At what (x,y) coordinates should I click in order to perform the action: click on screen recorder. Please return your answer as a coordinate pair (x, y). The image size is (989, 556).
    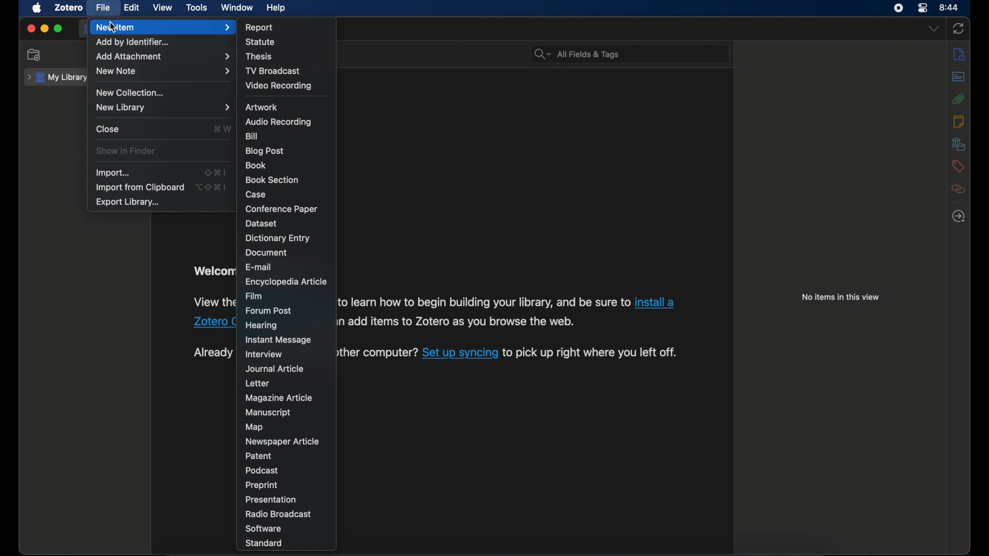
    Looking at the image, I should click on (898, 8).